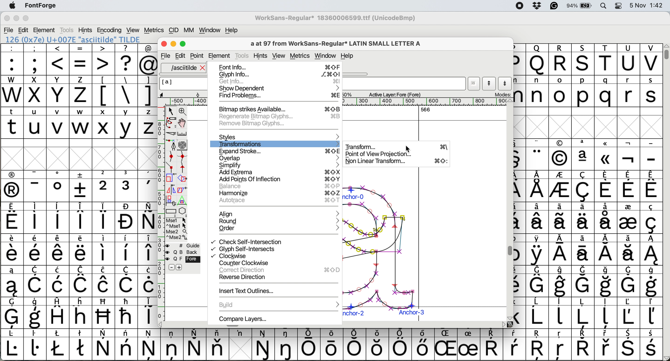 The width and height of the screenshot is (670, 361). Describe the element at coordinates (373, 199) in the screenshot. I see `a glyph` at that location.